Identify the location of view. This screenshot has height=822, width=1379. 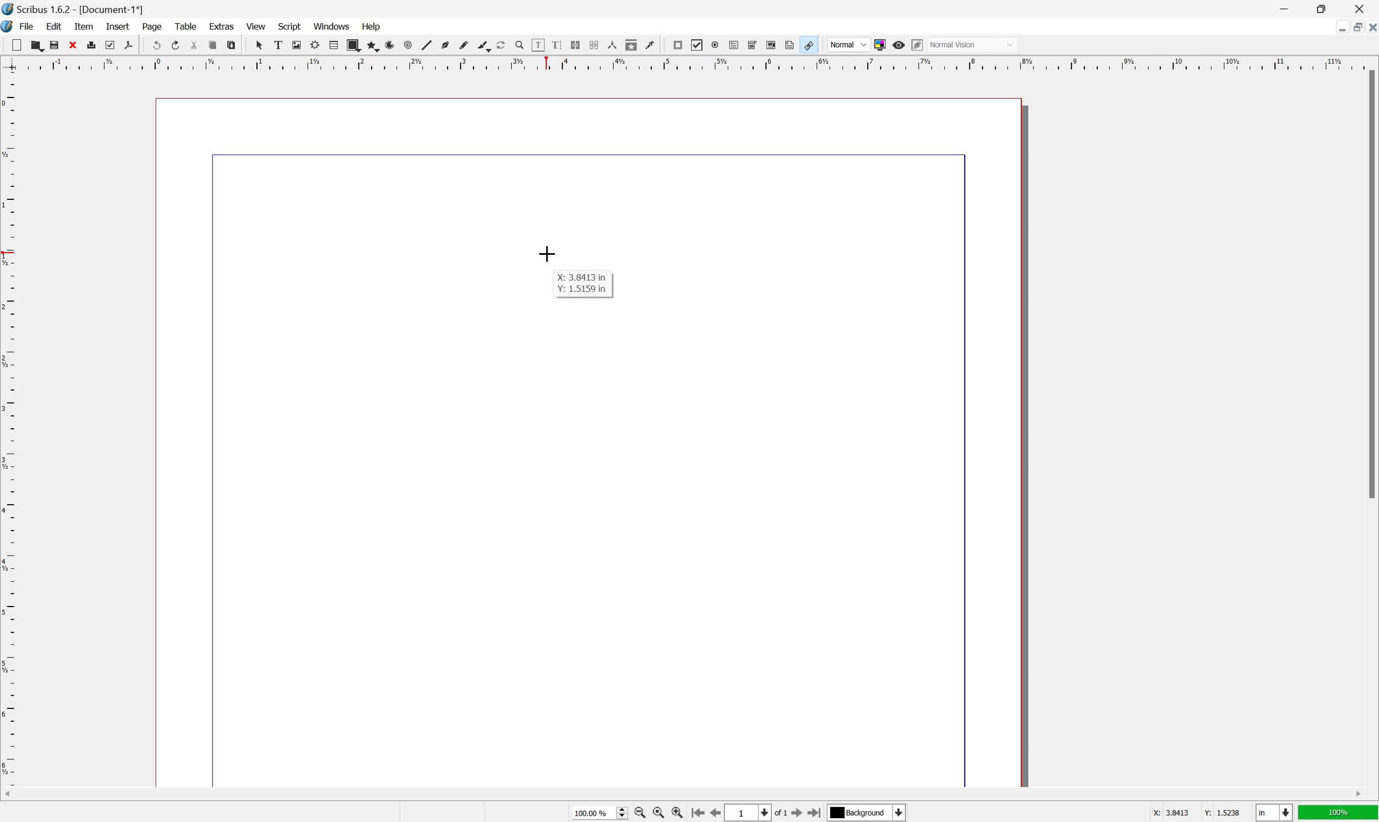
(255, 25).